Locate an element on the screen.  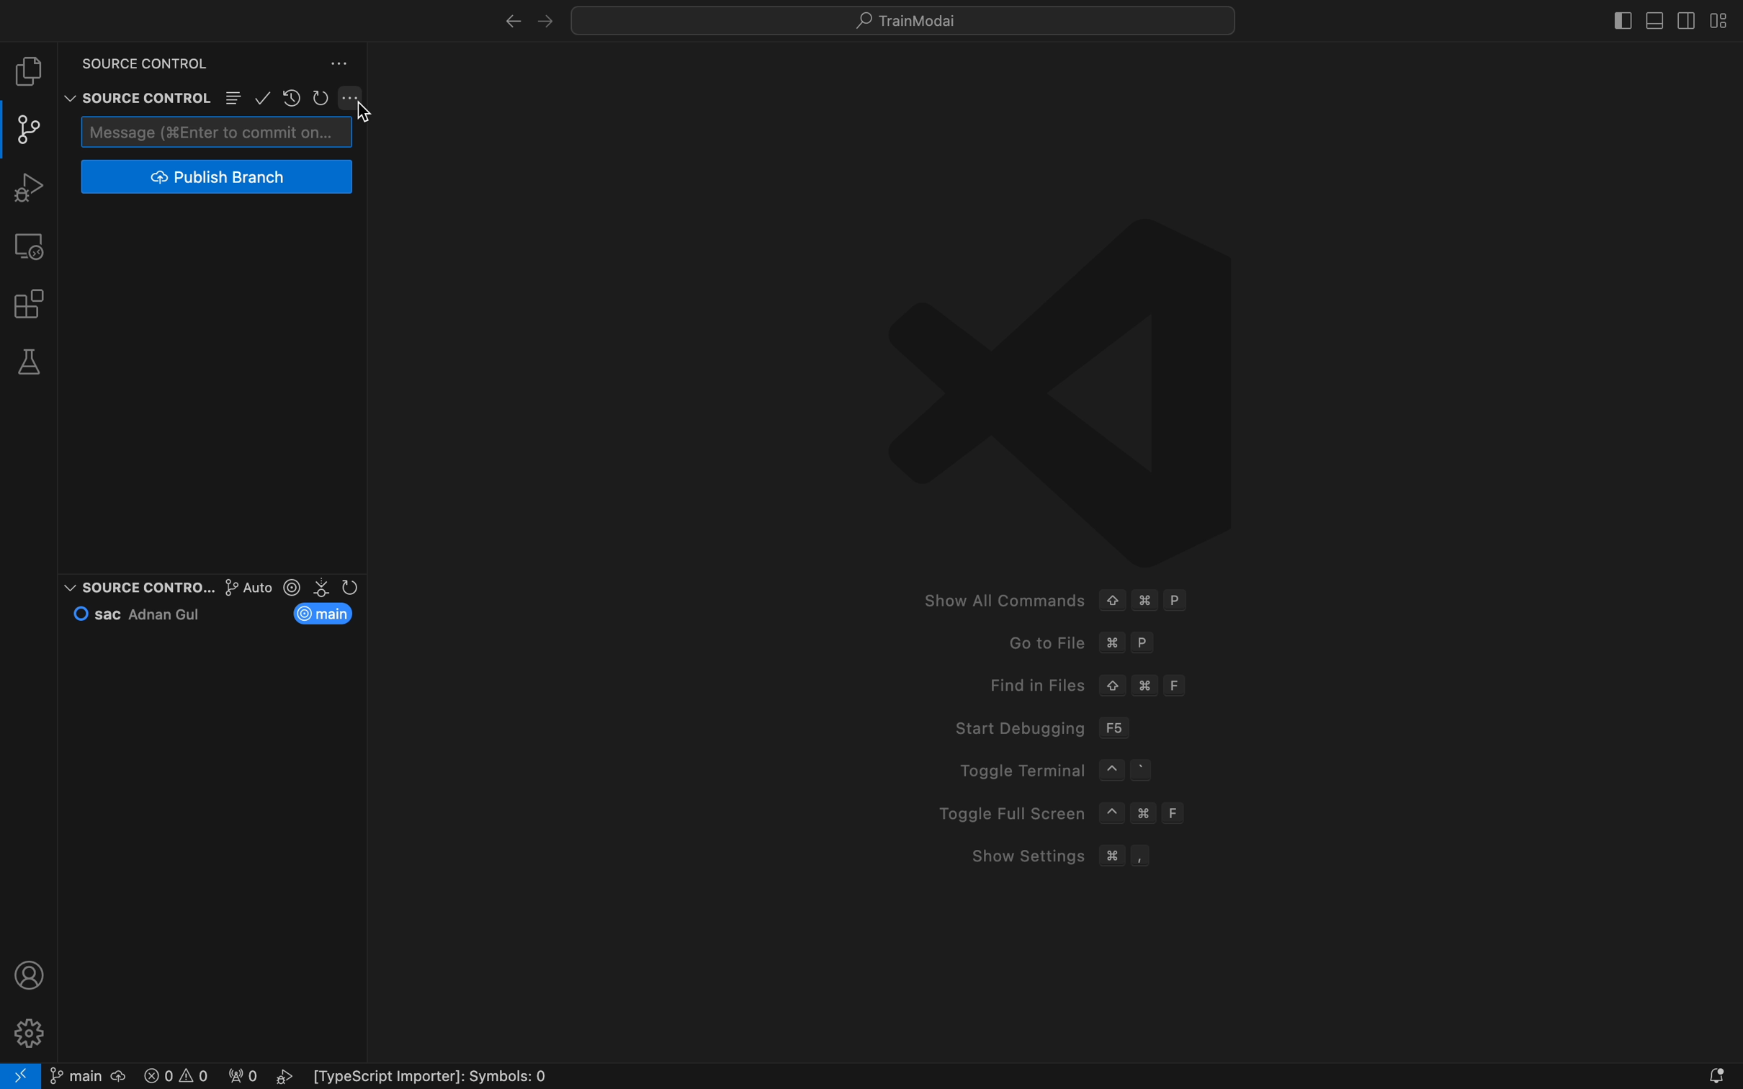
 is located at coordinates (340, 62).